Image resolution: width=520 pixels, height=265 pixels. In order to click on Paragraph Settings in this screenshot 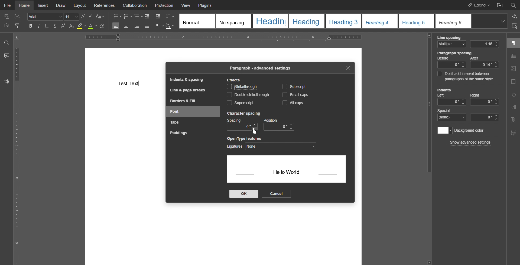, I will do `click(513, 42)`.